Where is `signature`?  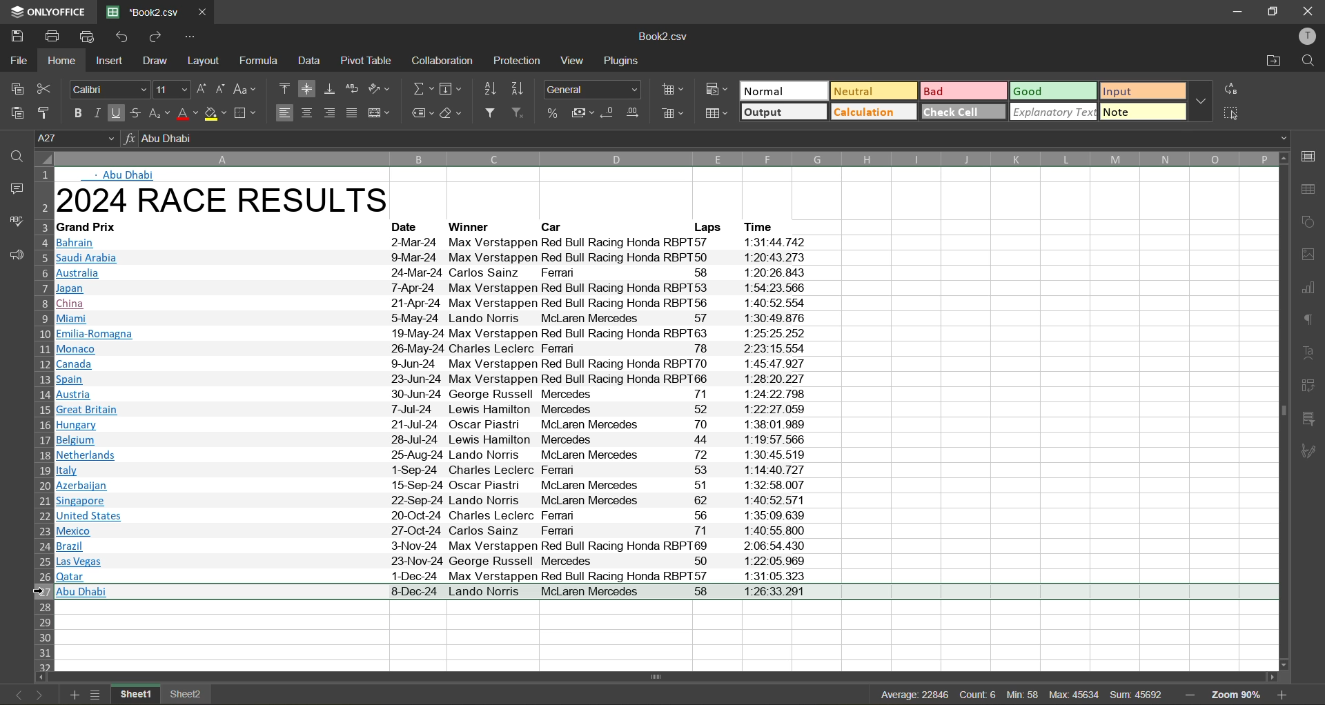
signature is located at coordinates (1311, 450).